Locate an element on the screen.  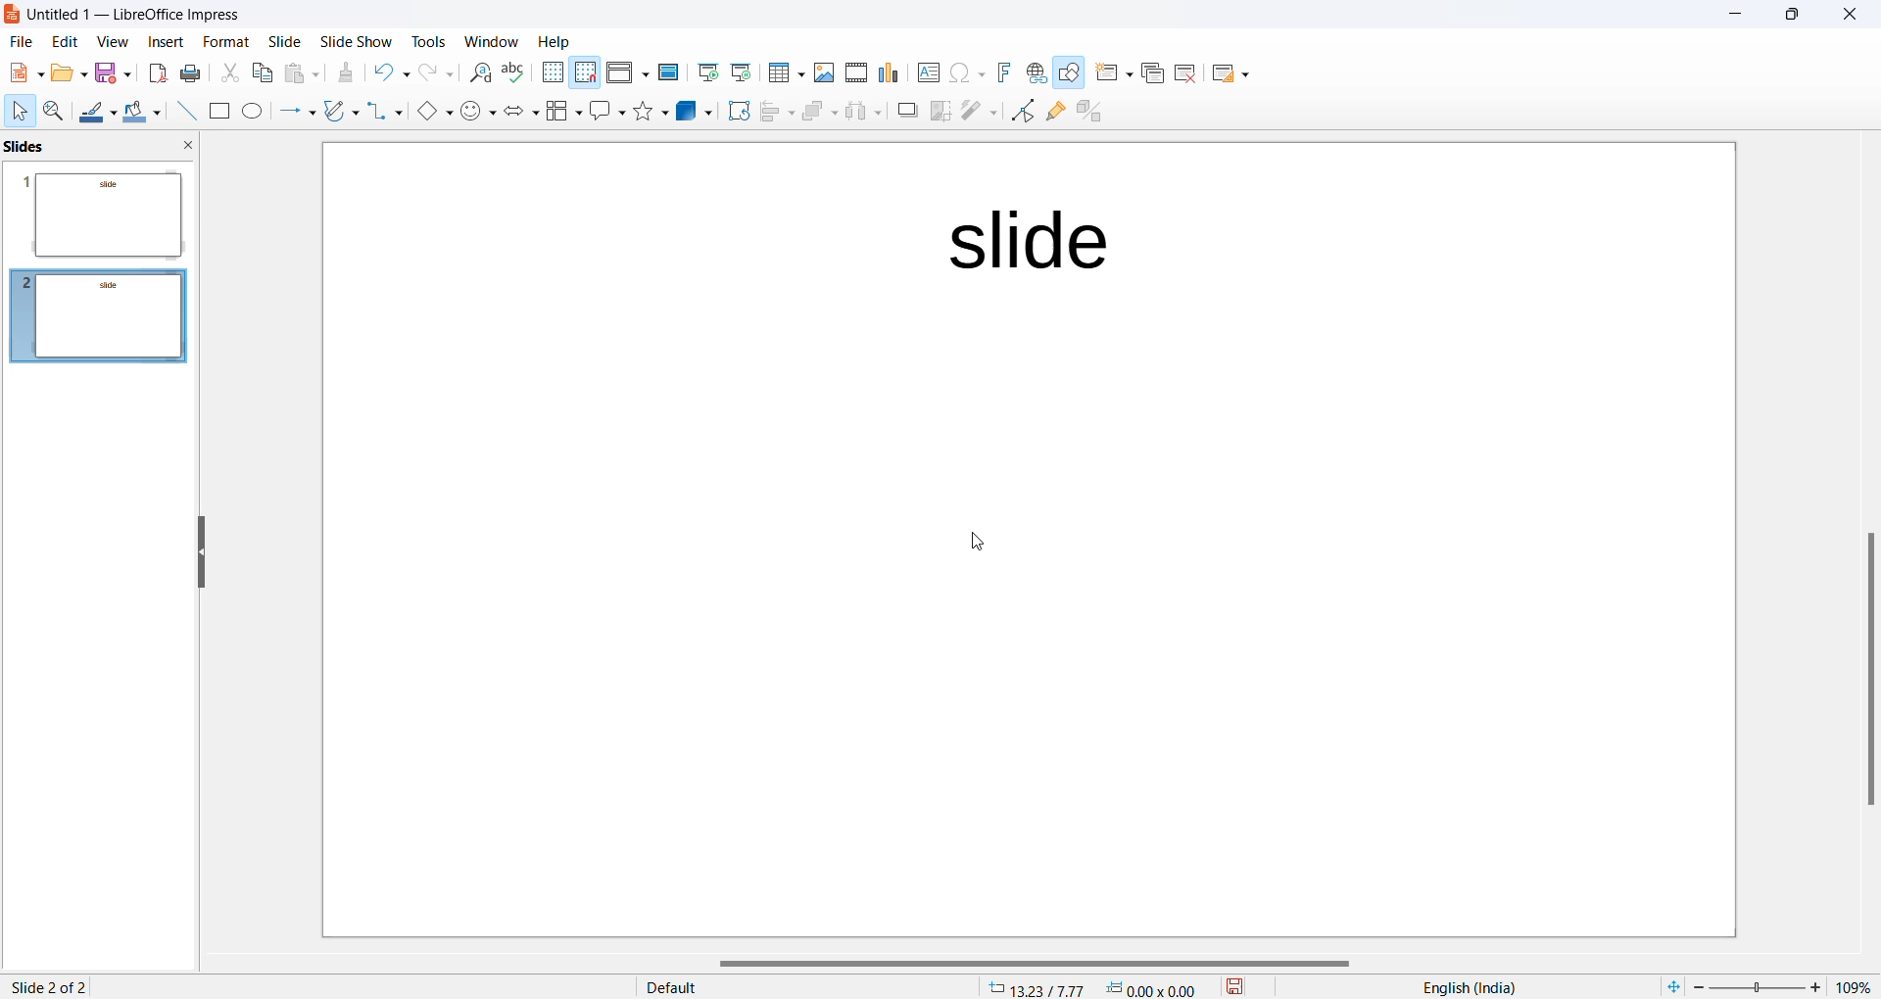
Snap to grid is located at coordinates (586, 72).